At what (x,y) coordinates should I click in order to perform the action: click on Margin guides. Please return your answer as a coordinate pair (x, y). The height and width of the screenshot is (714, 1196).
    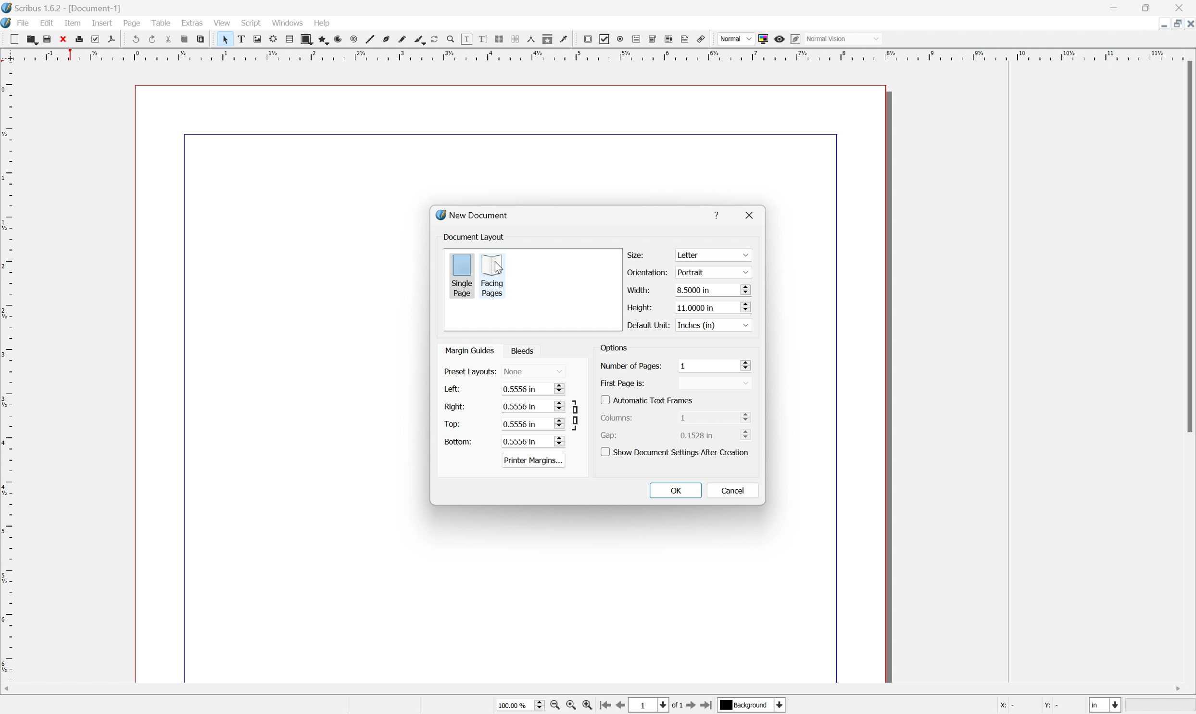
    Looking at the image, I should click on (468, 350).